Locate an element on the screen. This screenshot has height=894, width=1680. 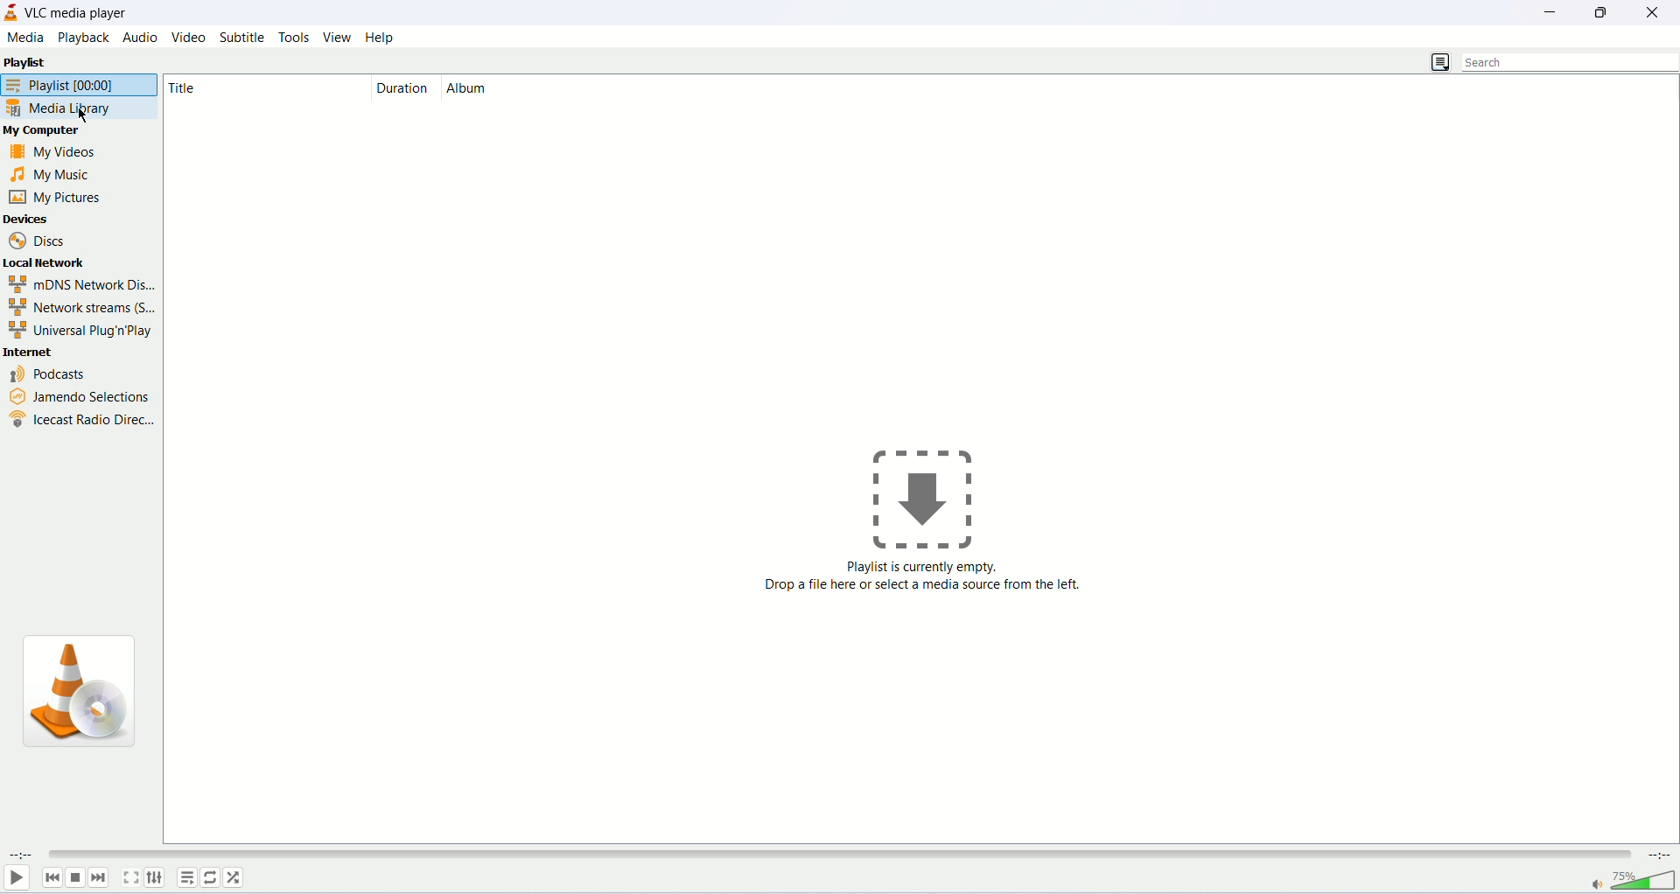
my videos is located at coordinates (67, 150).